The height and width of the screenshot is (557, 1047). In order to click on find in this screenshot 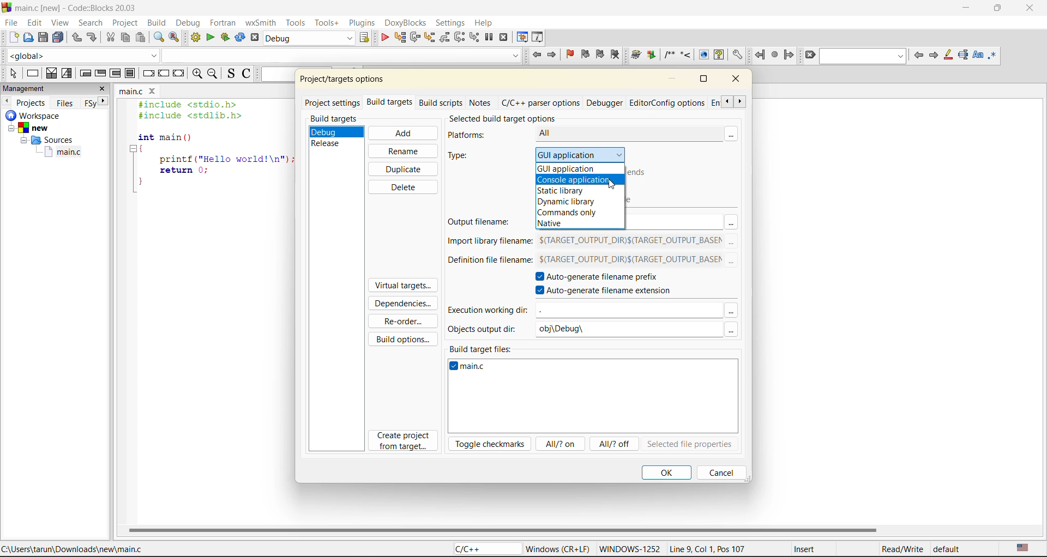, I will do `click(159, 37)`.